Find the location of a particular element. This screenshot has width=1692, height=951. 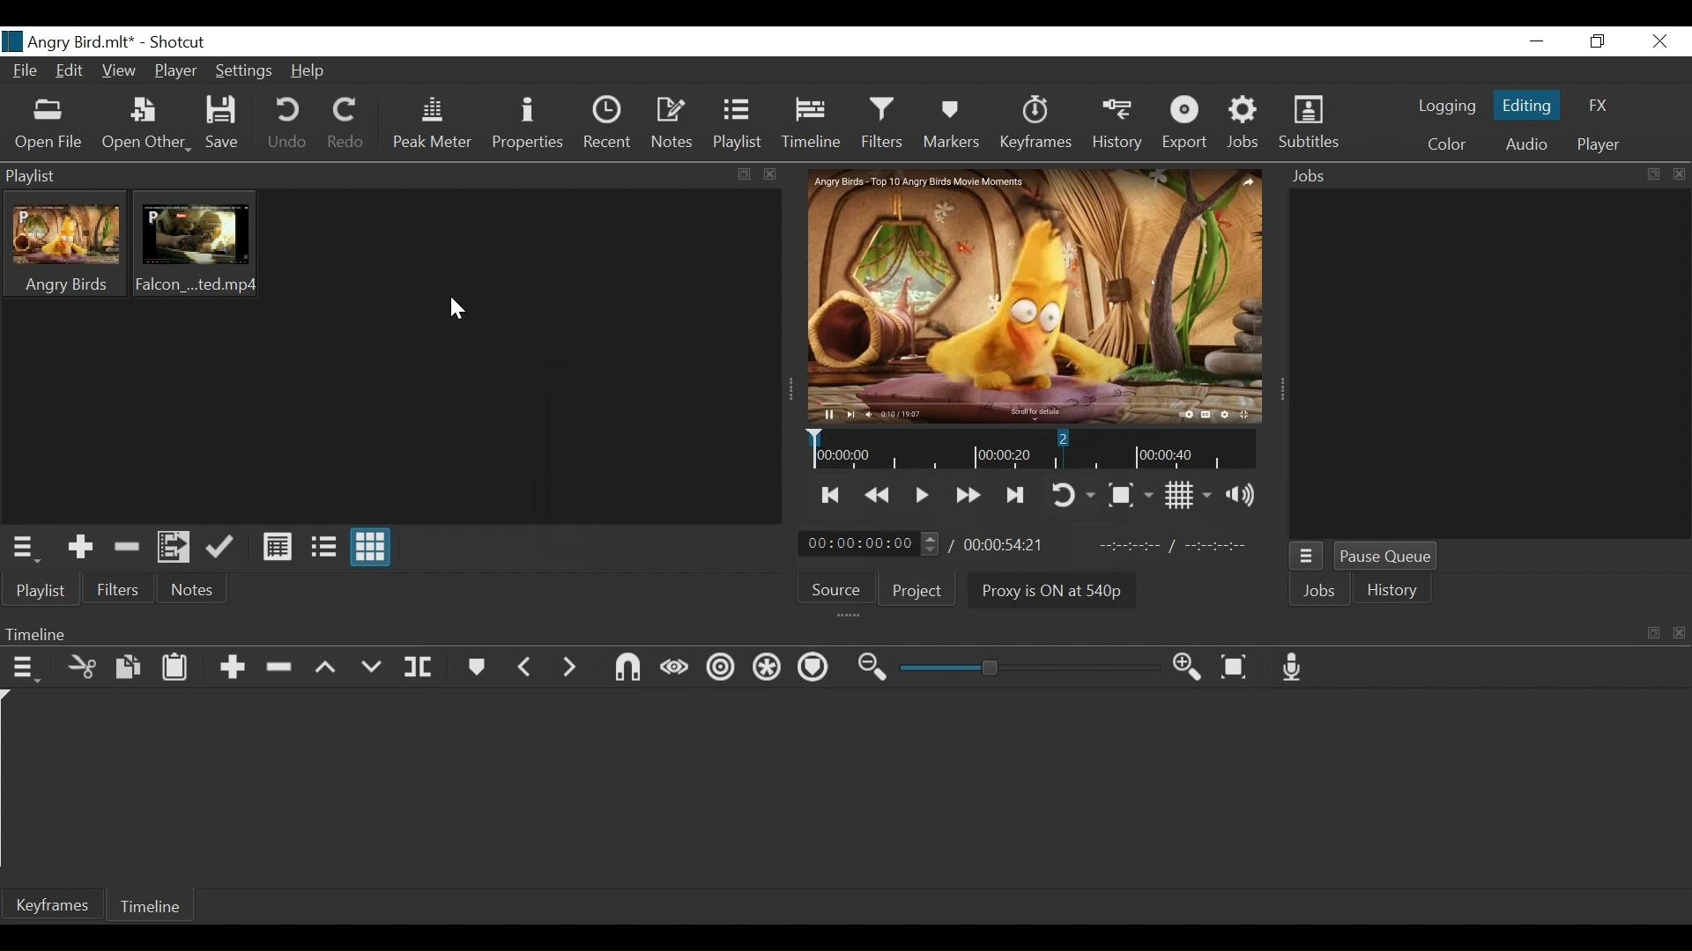

File name is located at coordinates (72, 41).